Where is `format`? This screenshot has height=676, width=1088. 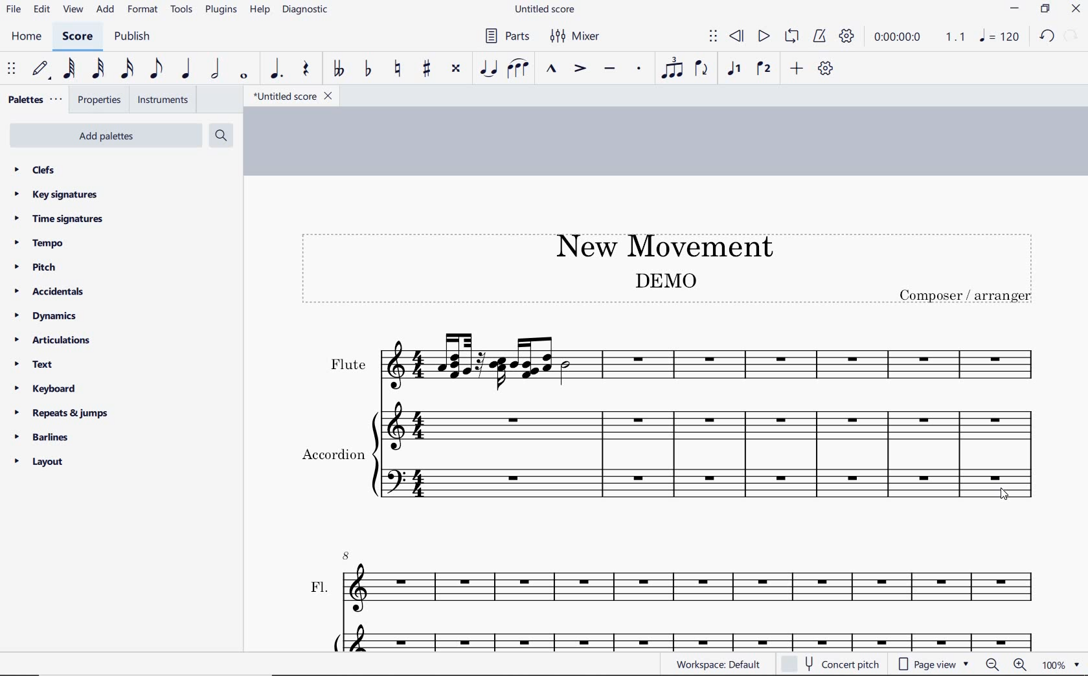
format is located at coordinates (144, 9).